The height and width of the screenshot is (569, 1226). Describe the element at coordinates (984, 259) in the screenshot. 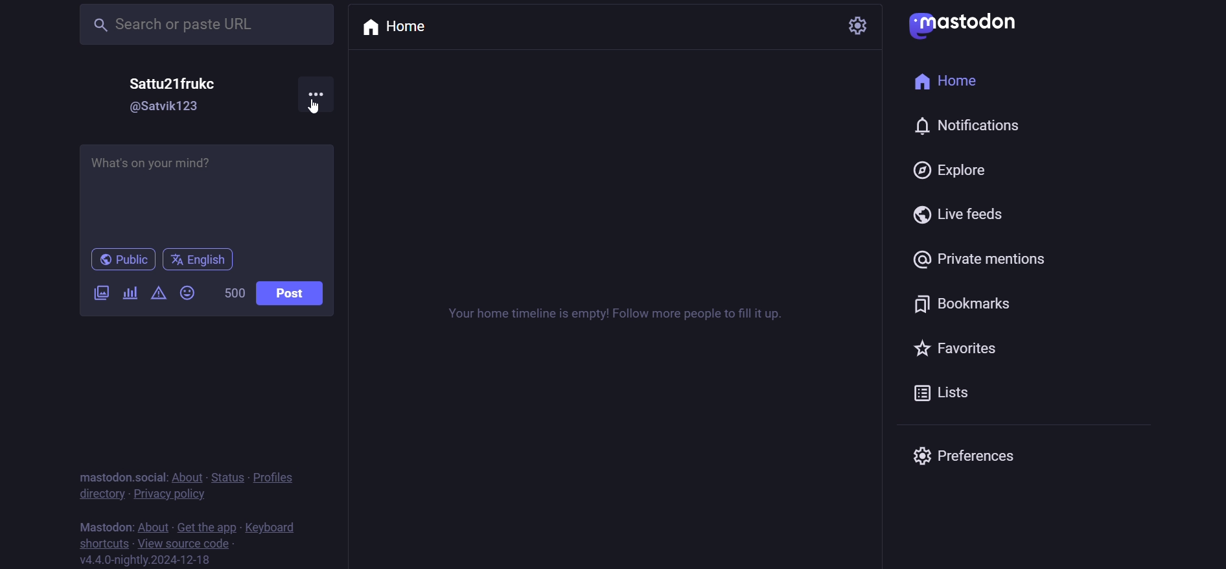

I see `private mention` at that location.